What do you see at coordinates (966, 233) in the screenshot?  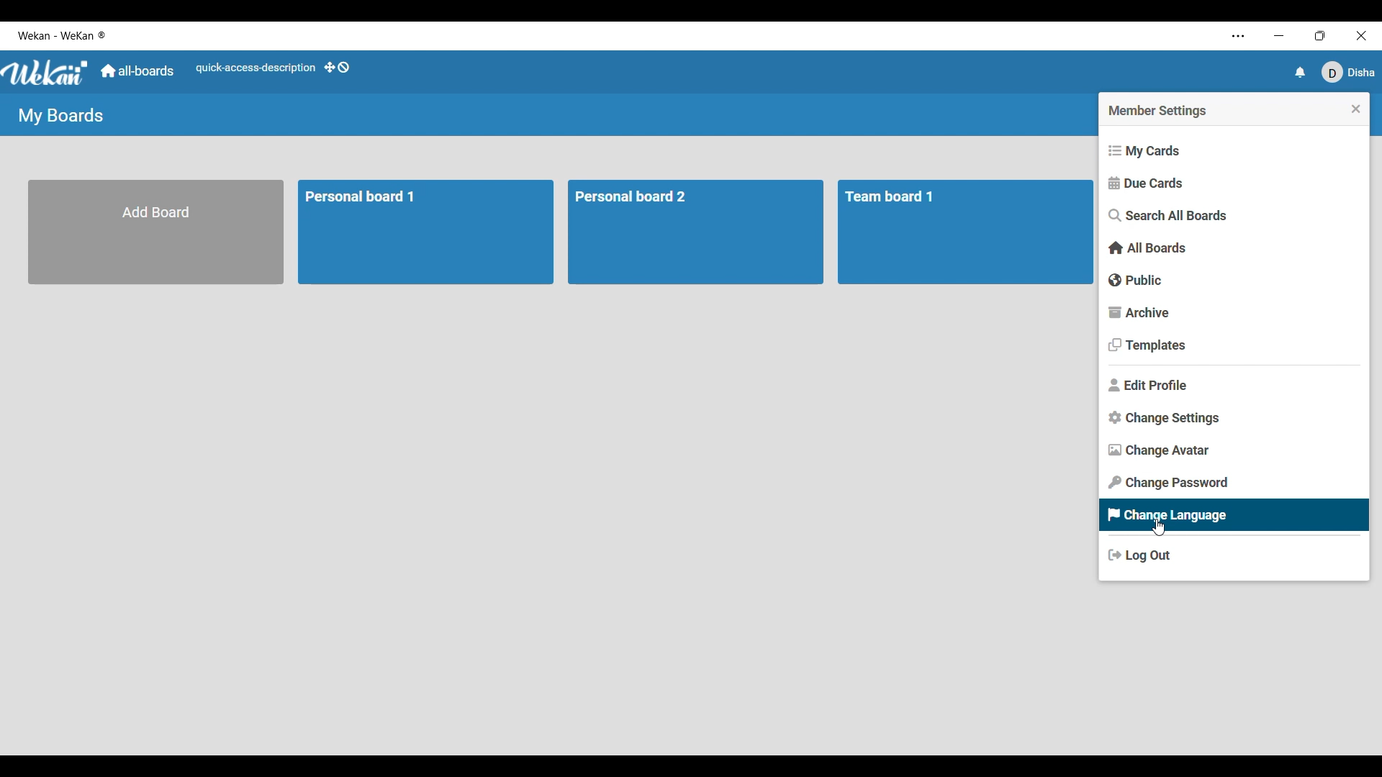 I see `team board 1` at bounding box center [966, 233].